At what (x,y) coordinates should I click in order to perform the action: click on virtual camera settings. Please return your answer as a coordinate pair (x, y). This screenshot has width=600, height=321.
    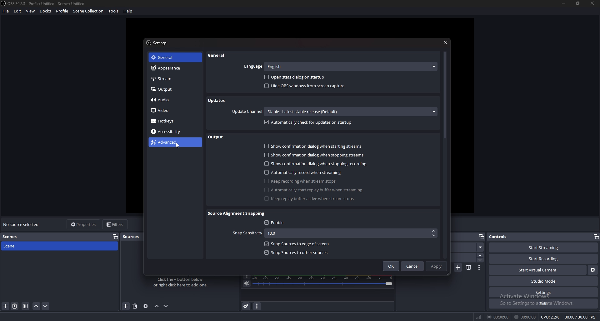
    Looking at the image, I should click on (592, 271).